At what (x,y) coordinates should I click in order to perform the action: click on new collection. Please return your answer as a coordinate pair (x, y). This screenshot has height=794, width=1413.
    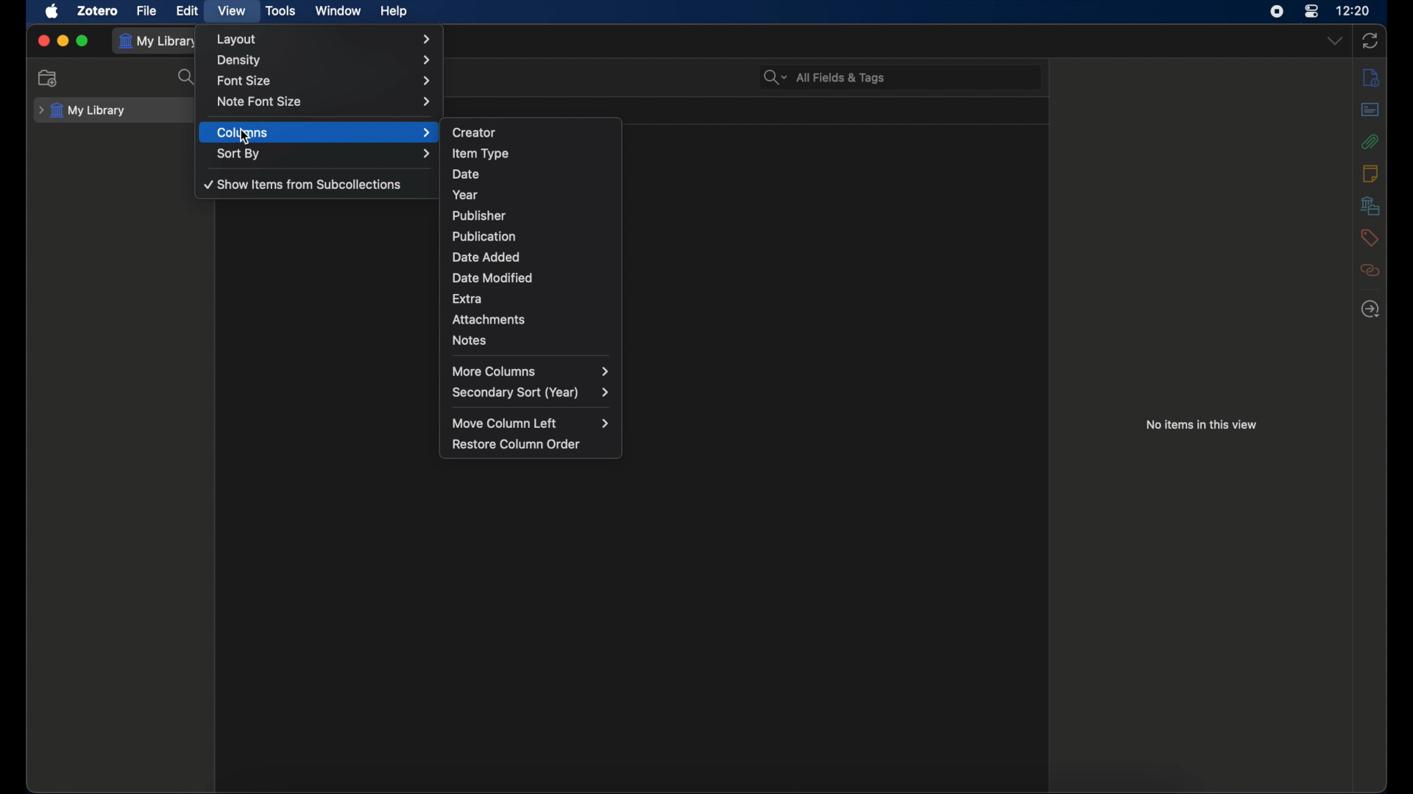
    Looking at the image, I should click on (48, 78).